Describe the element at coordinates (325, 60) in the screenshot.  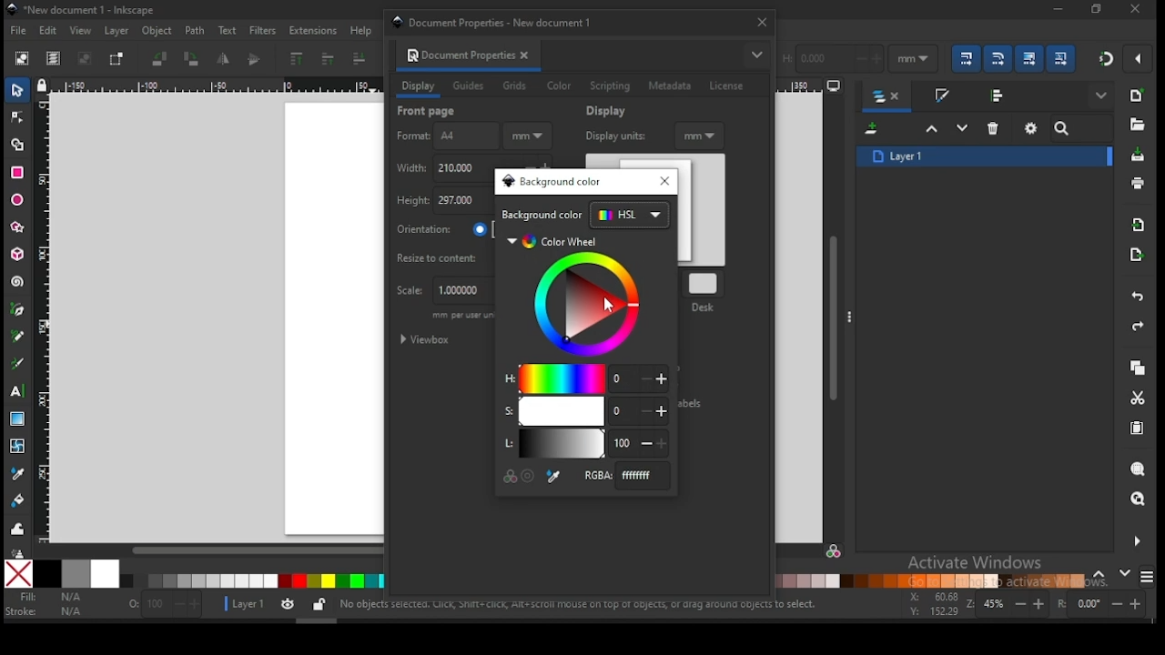
I see `raise` at that location.